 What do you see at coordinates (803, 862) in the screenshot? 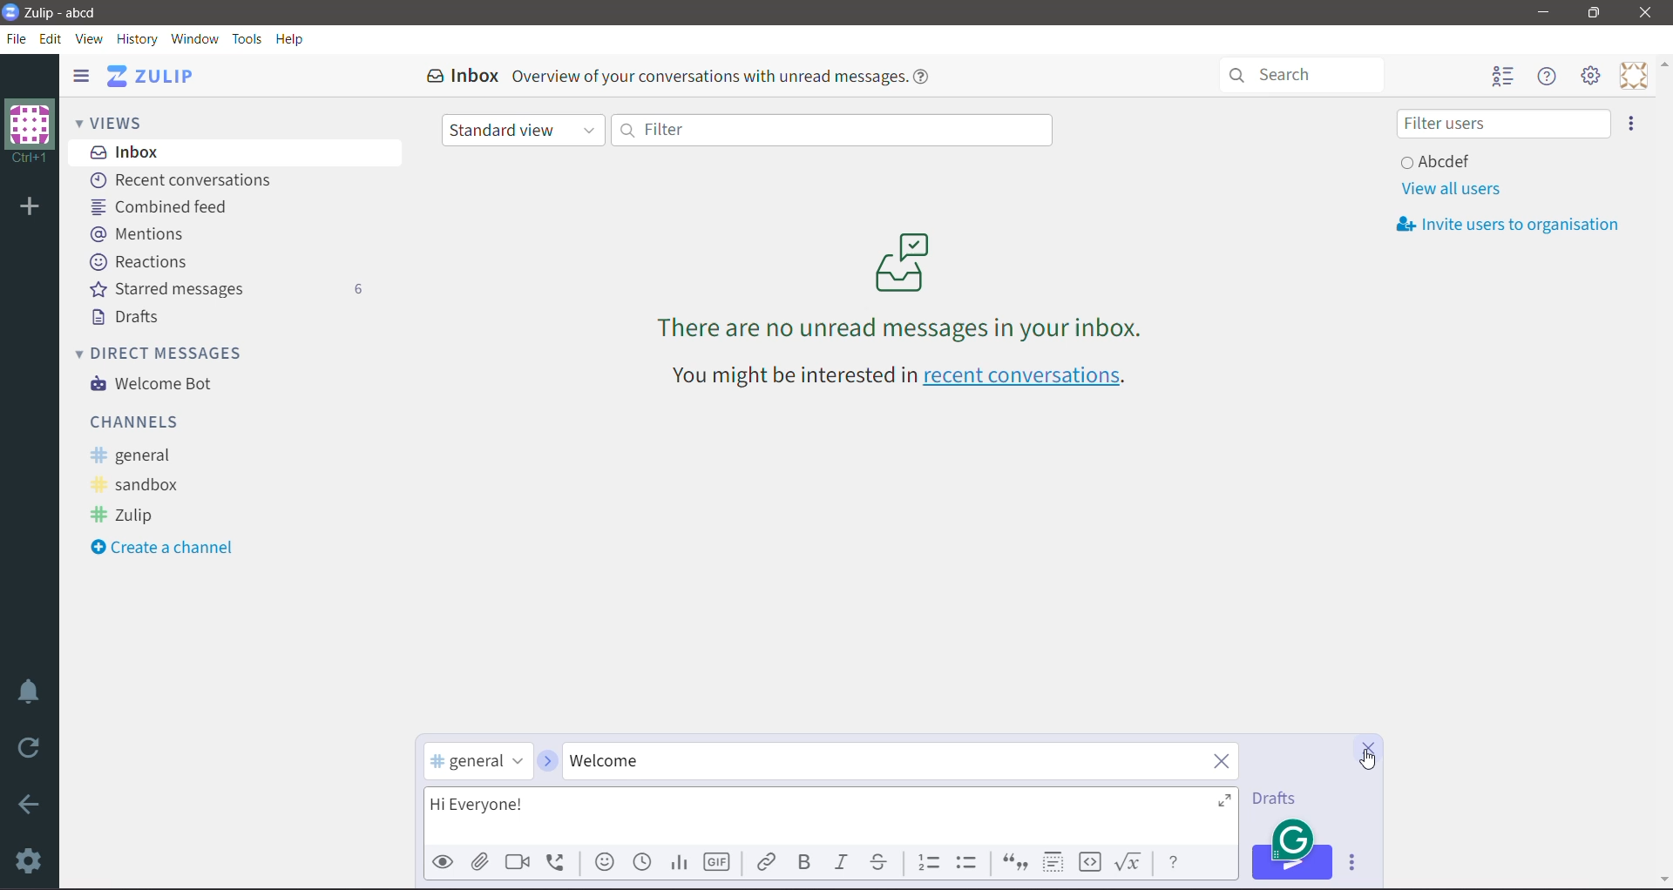
I see `Bold` at bounding box center [803, 862].